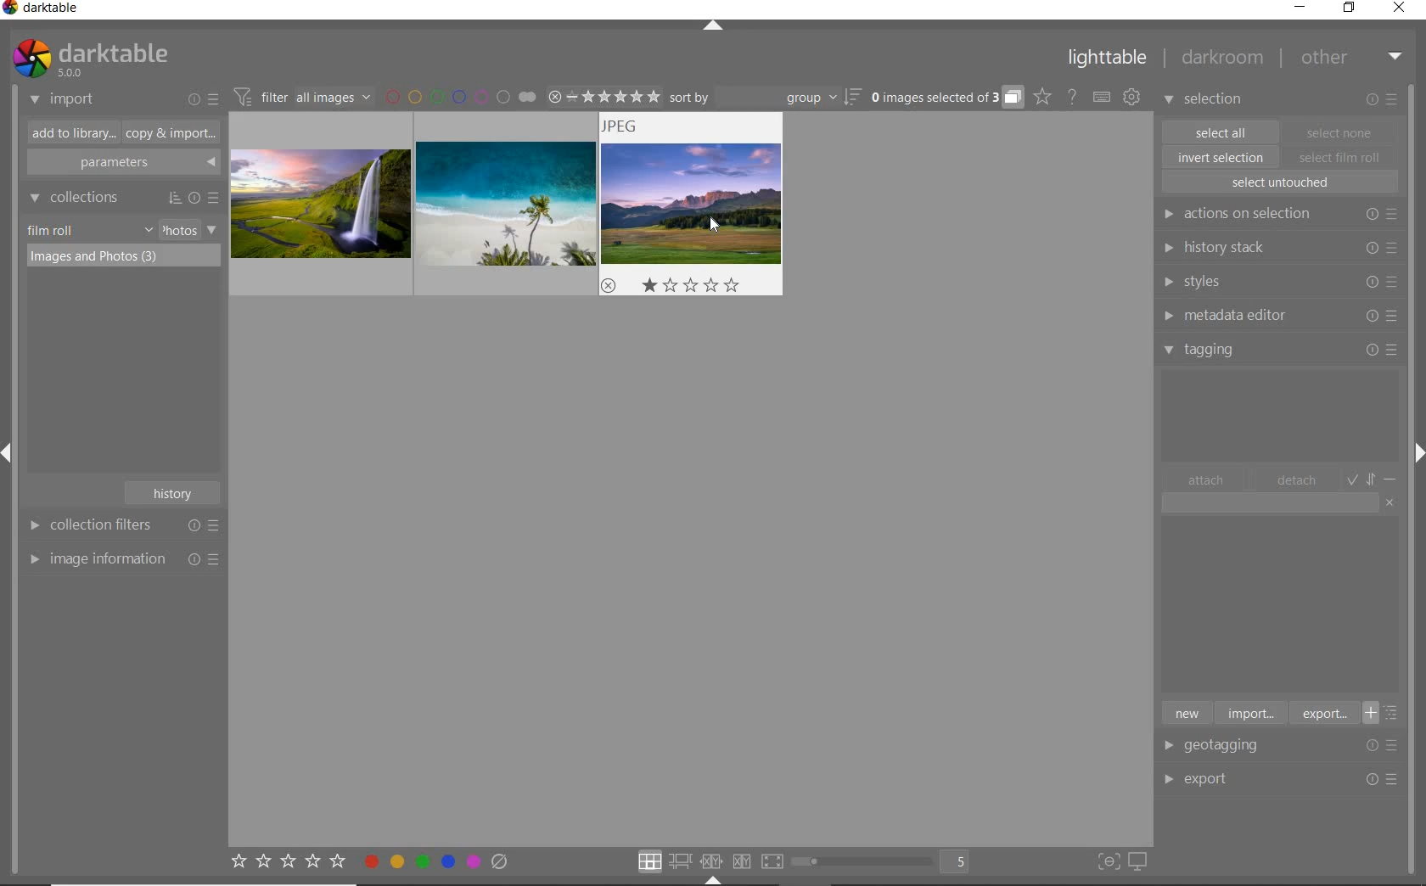 This screenshot has width=1426, height=886. What do you see at coordinates (1072, 96) in the screenshot?
I see `help online` at bounding box center [1072, 96].